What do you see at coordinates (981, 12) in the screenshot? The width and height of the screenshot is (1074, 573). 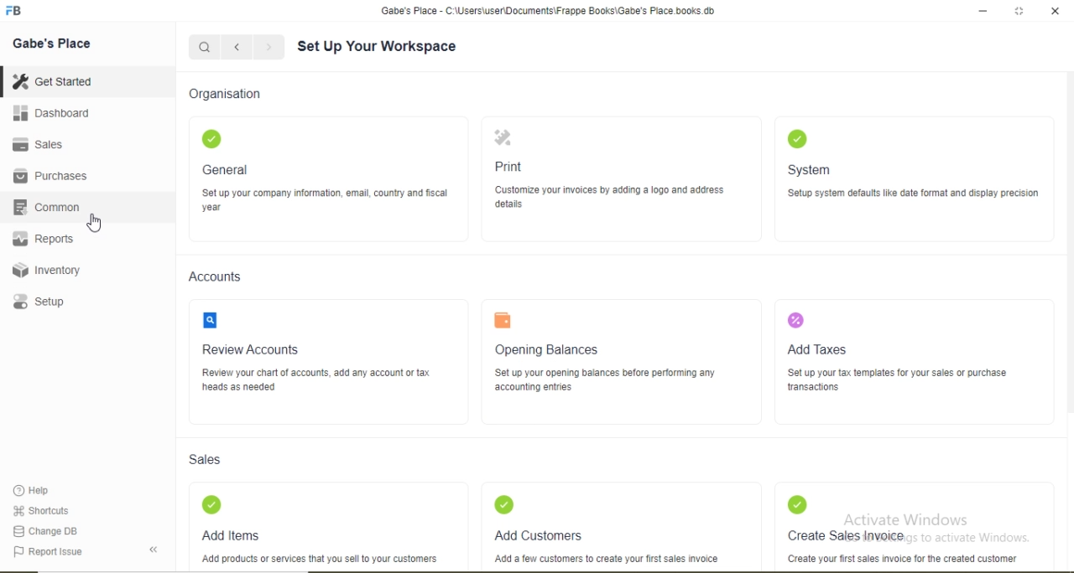 I see `minimize` at bounding box center [981, 12].